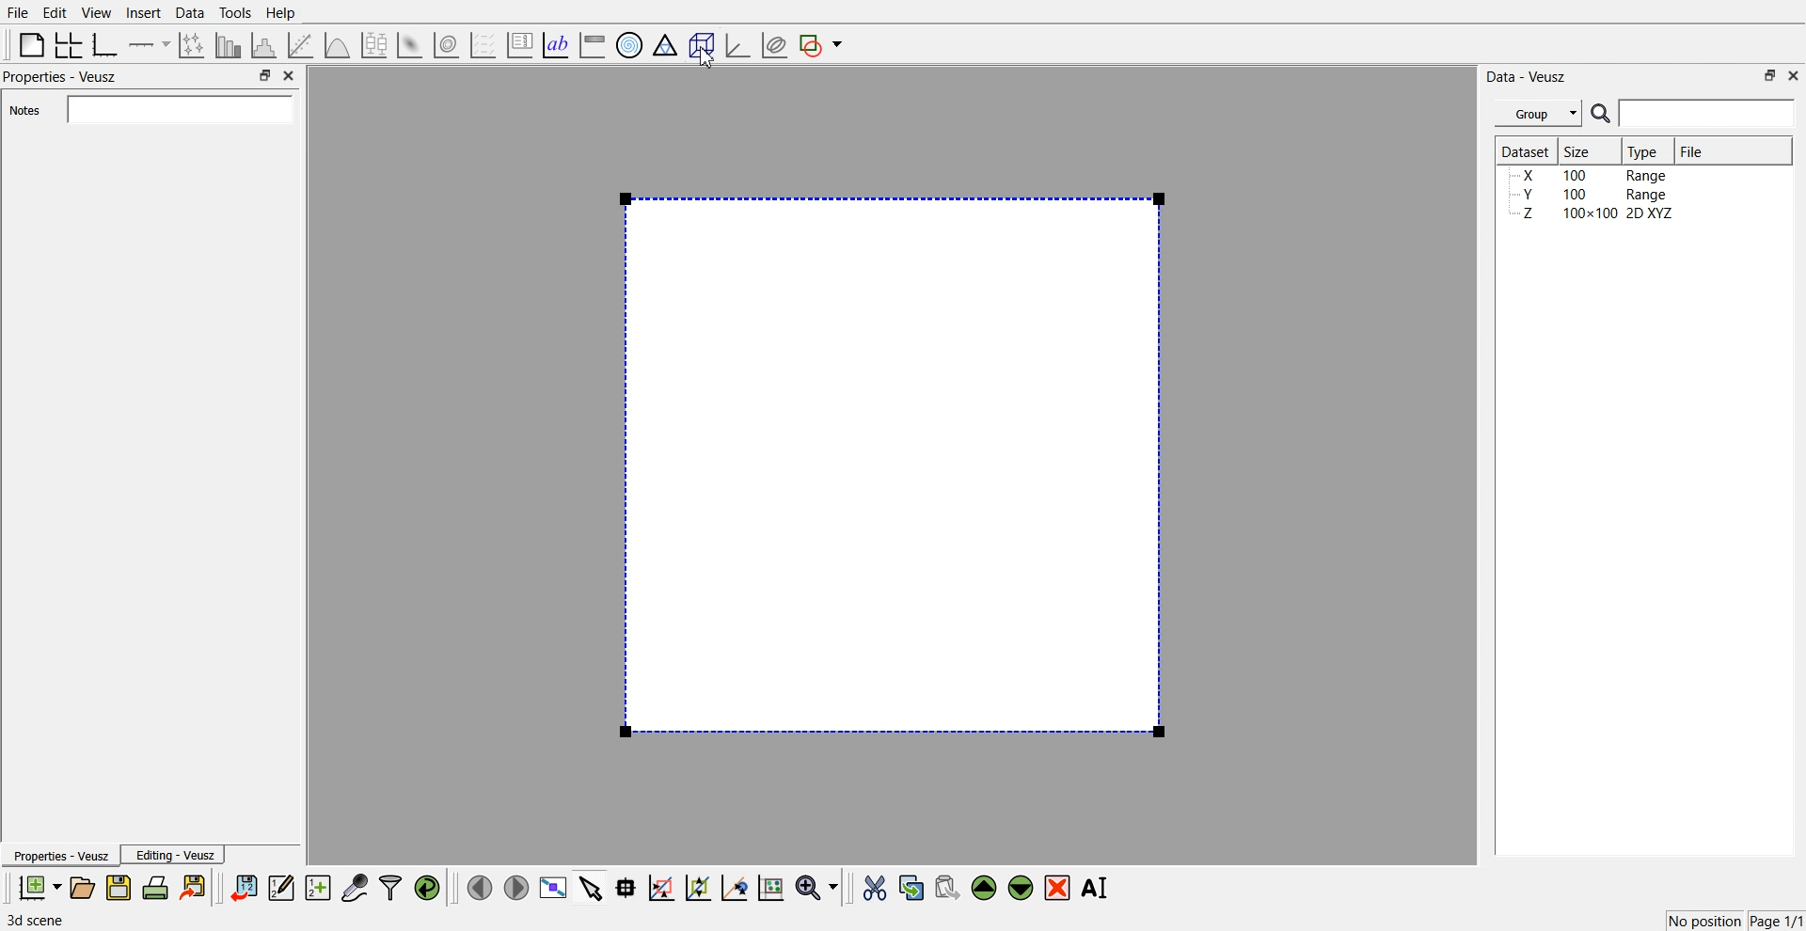  I want to click on Y 100 Range, so click(1592, 195).